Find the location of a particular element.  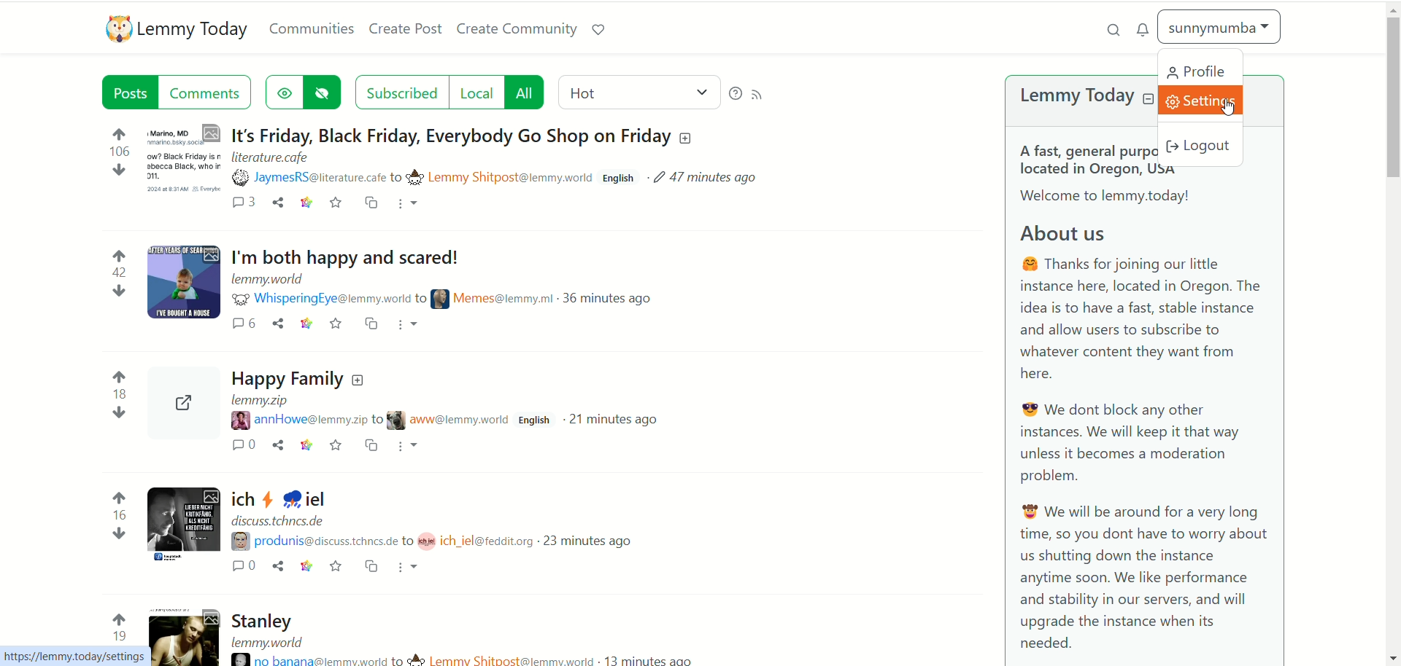

support lemmy is located at coordinates (603, 31).